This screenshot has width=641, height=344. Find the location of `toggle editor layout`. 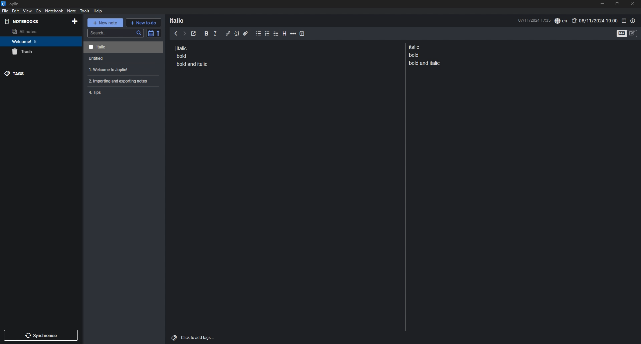

toggle editor layout is located at coordinates (624, 21).